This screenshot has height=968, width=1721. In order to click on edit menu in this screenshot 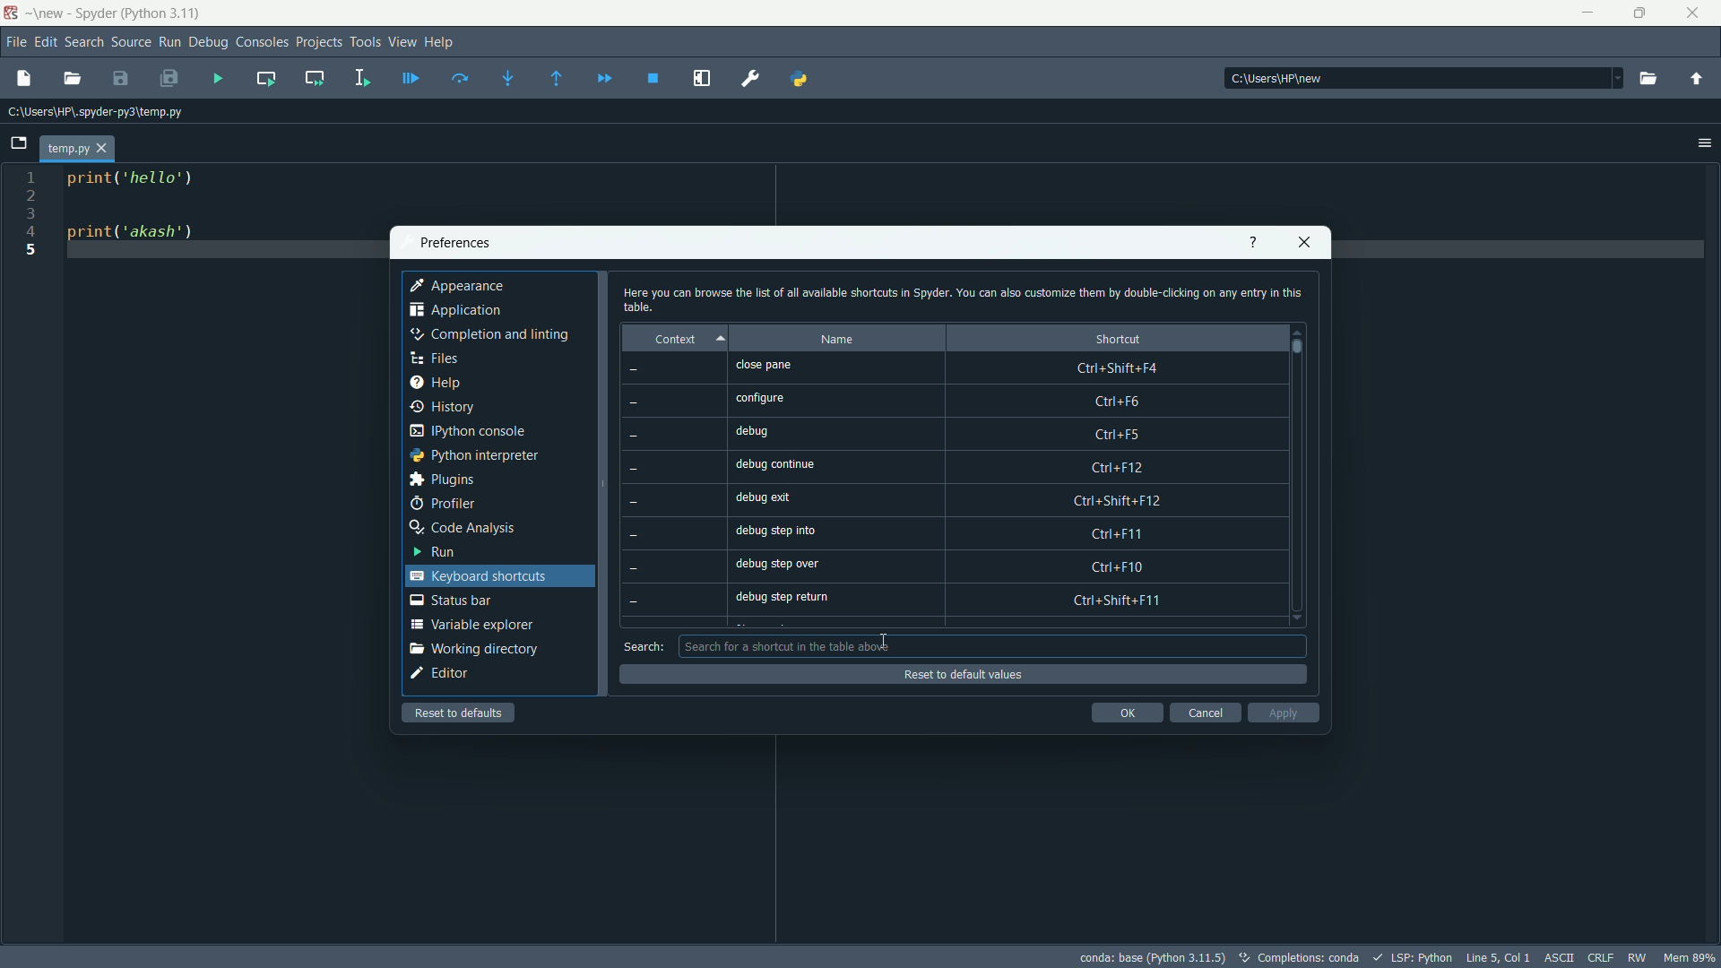, I will do `click(47, 40)`.